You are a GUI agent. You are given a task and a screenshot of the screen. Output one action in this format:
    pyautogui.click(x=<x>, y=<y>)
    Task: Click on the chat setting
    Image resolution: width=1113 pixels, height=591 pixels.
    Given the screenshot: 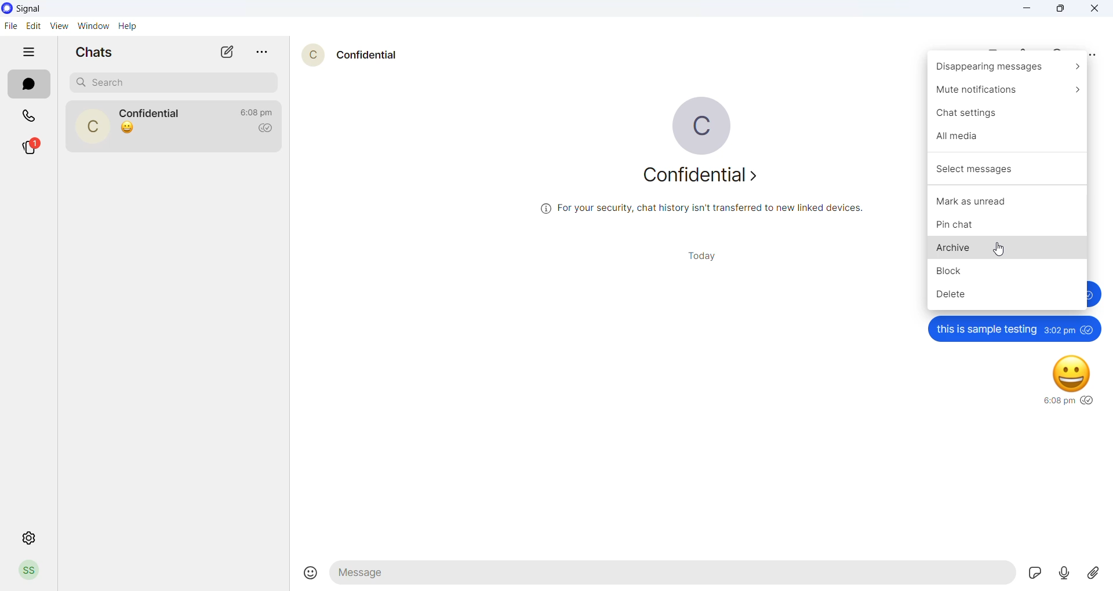 What is the action you would take?
    pyautogui.click(x=1004, y=115)
    